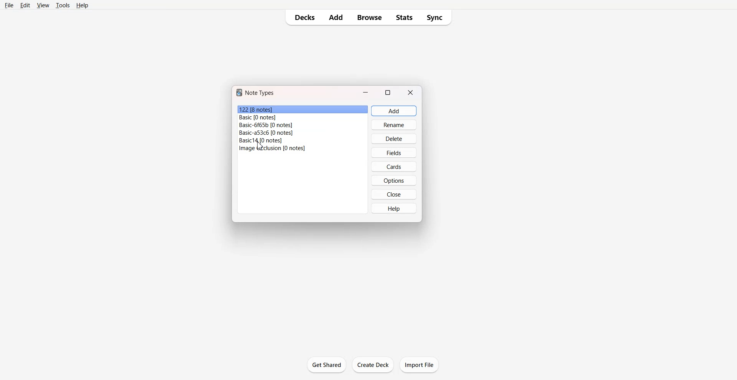 This screenshot has height=380, width=737. I want to click on Browse, so click(370, 18).